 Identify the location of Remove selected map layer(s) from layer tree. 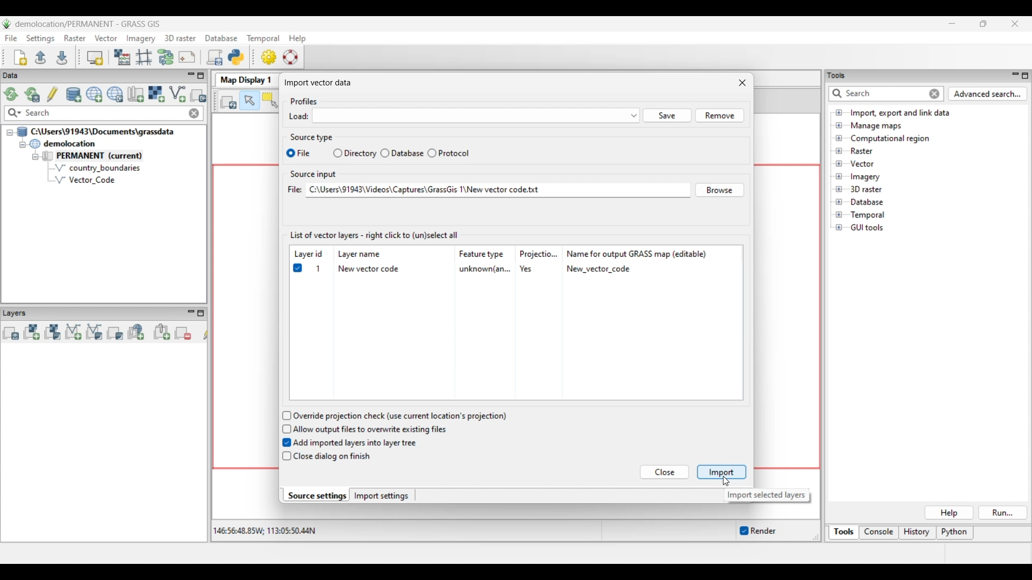
(183, 332).